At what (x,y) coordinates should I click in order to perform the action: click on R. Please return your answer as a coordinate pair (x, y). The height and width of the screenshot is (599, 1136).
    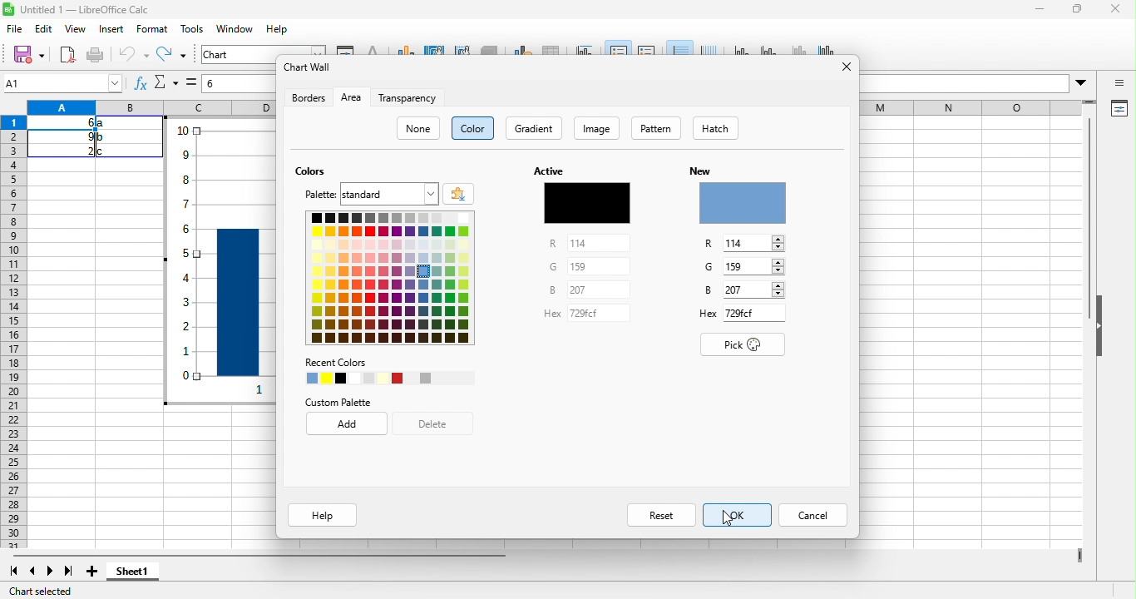
    Looking at the image, I should click on (553, 246).